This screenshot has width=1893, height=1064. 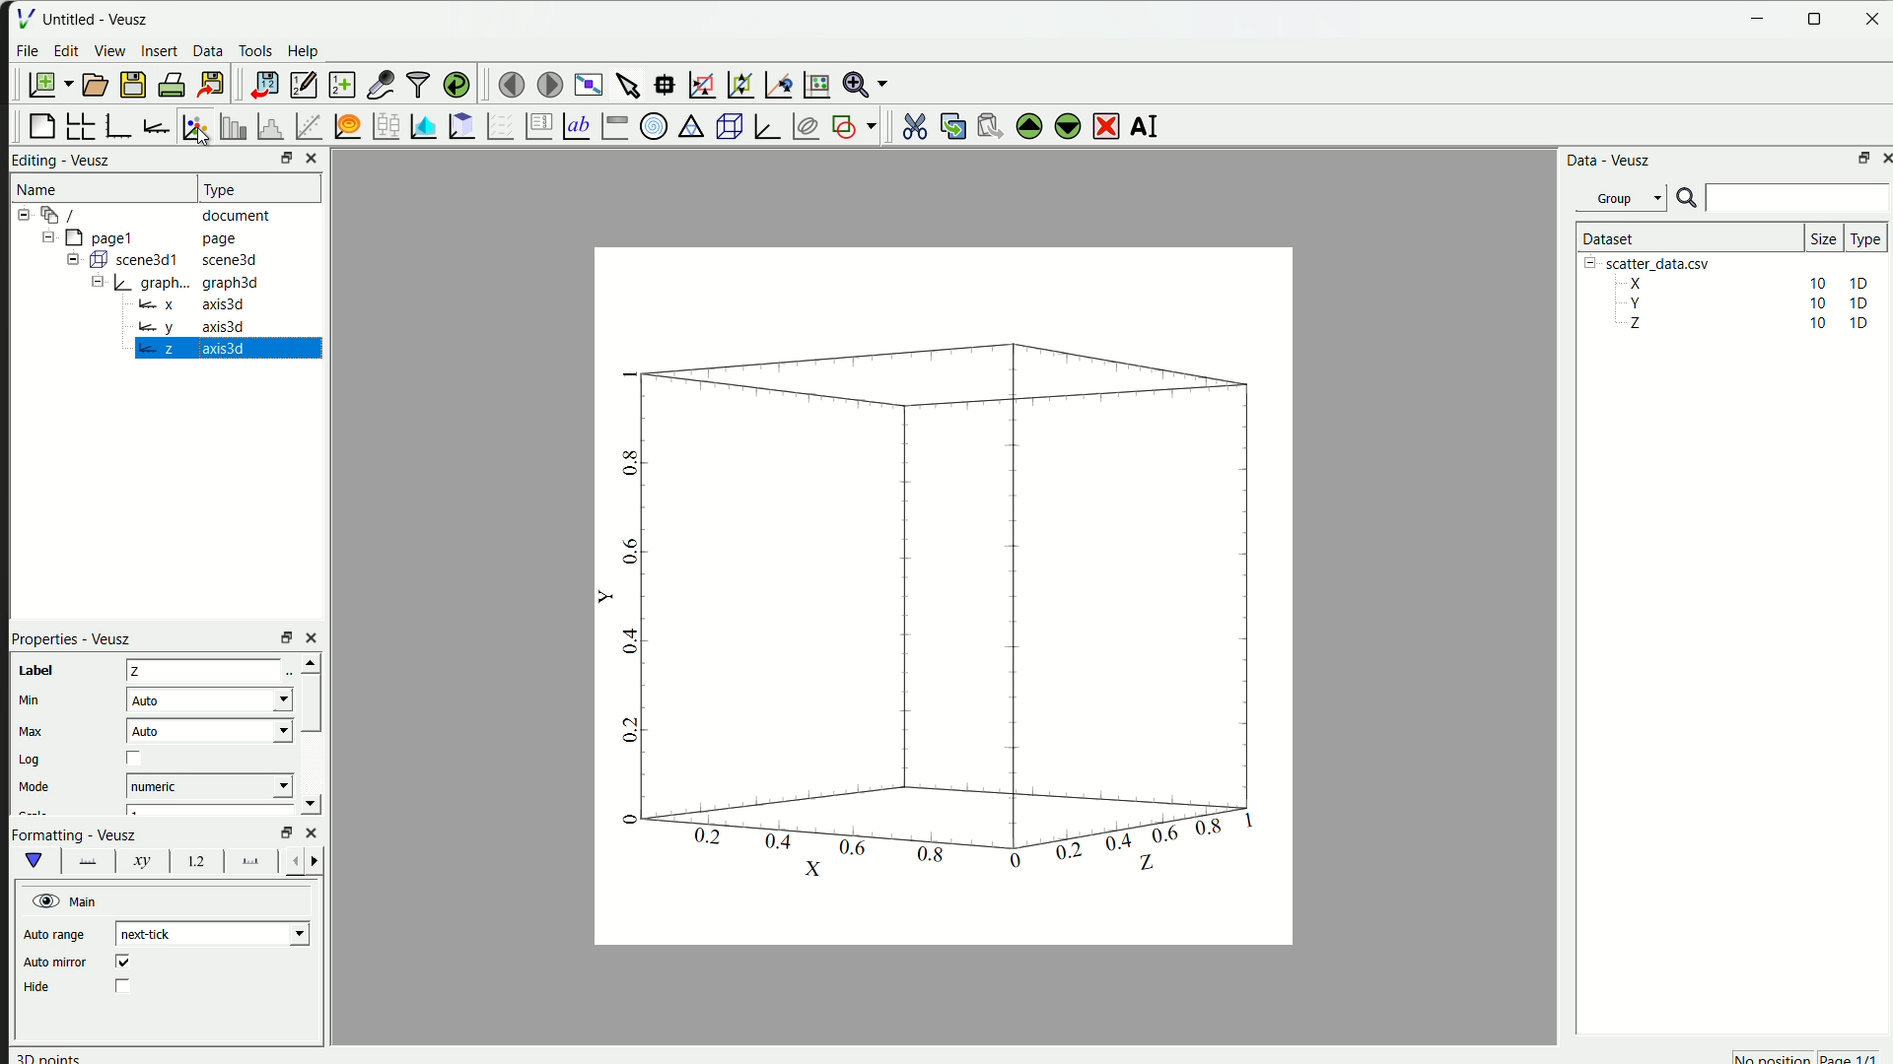 What do you see at coordinates (142, 215) in the screenshot?
I see `12-9 / document` at bounding box center [142, 215].